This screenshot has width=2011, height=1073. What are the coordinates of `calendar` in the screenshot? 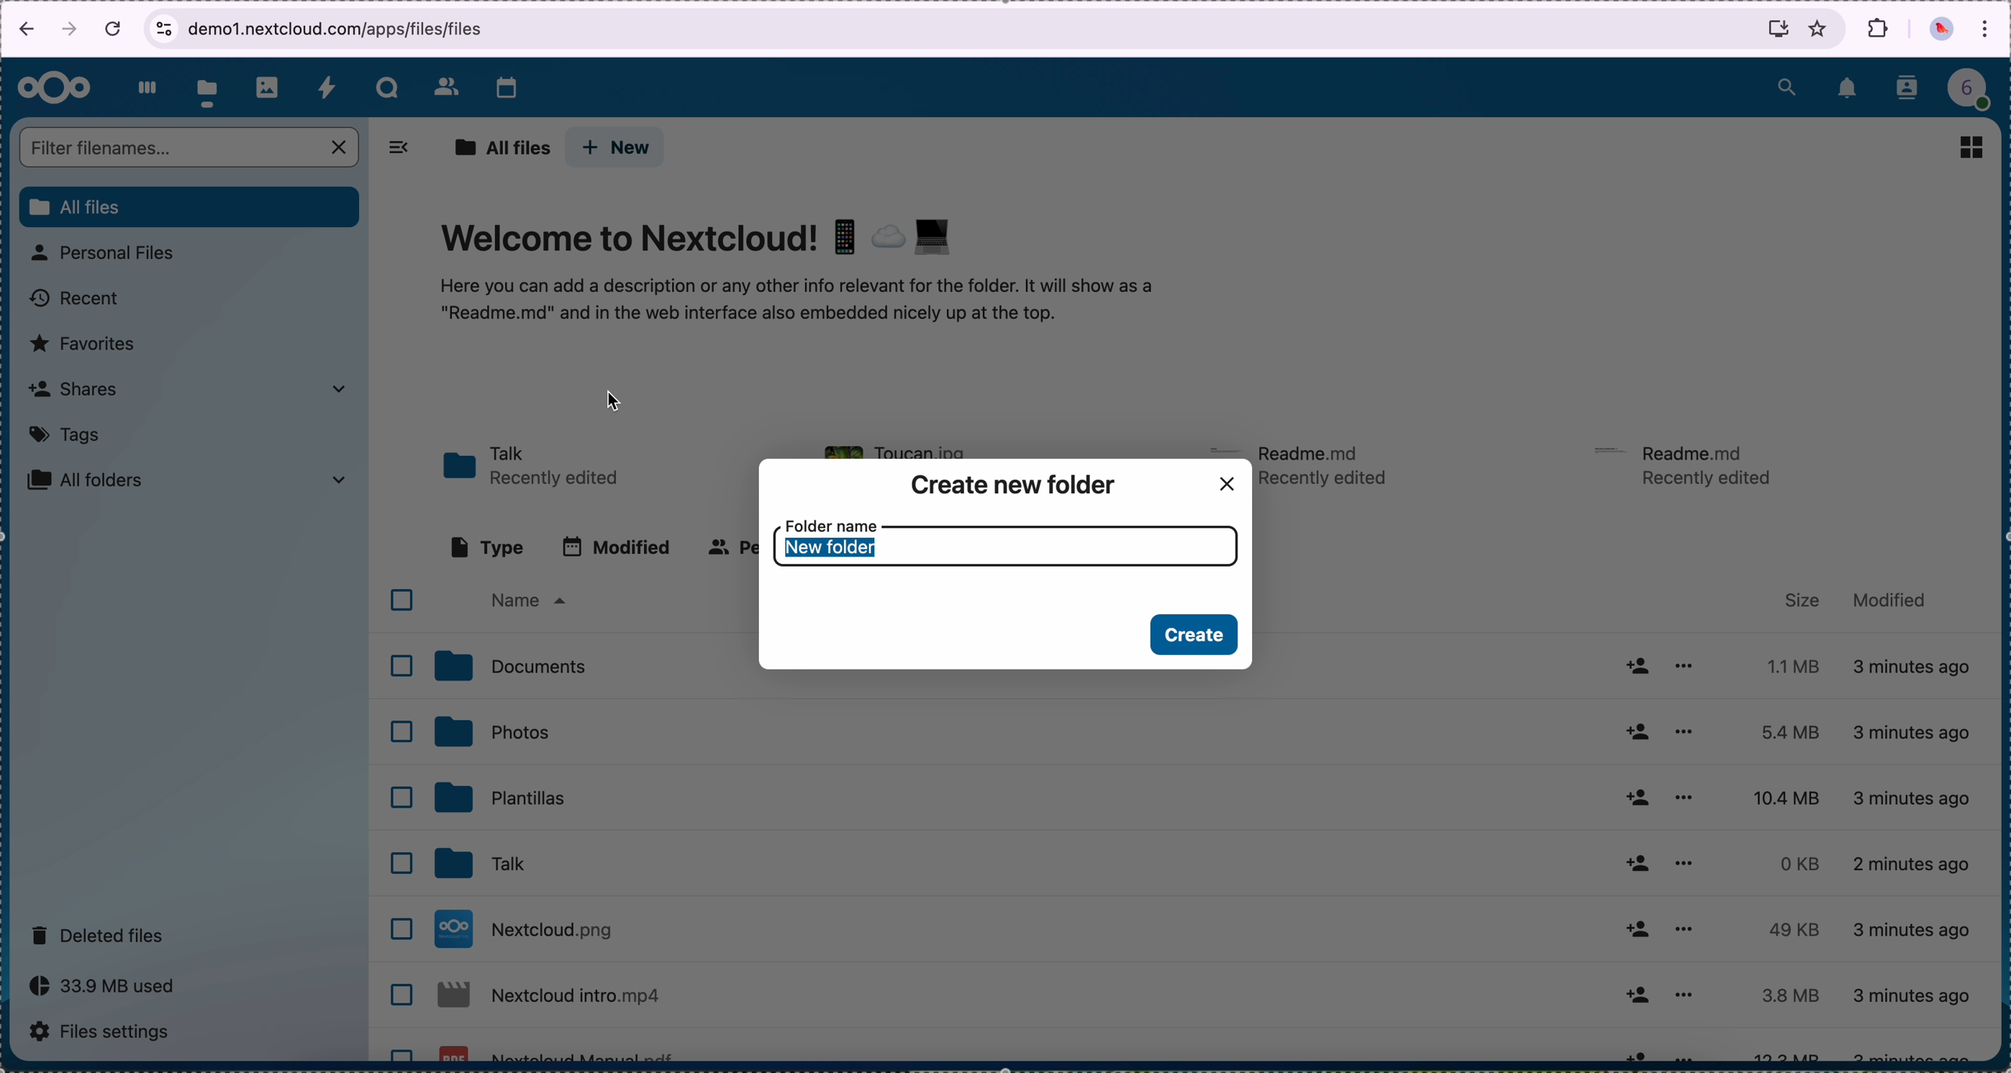 It's located at (506, 90).